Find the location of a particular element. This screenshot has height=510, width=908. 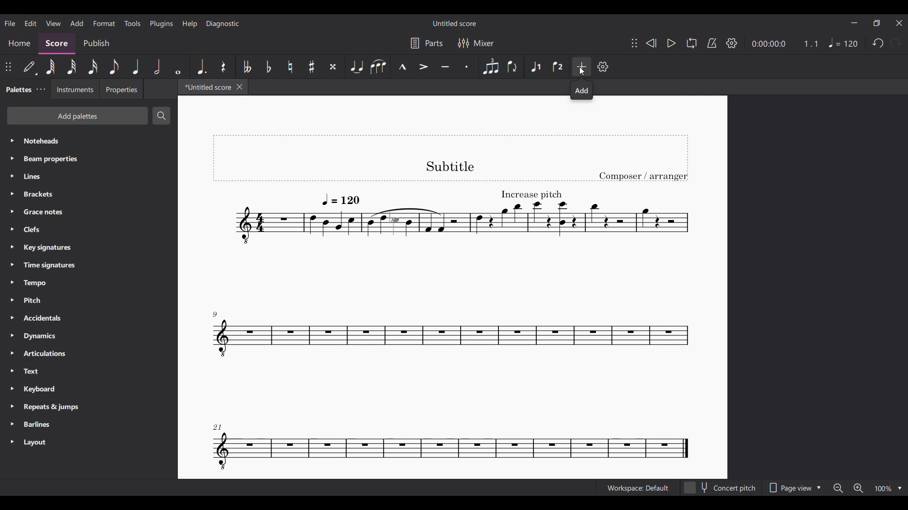

Key signatures is located at coordinates (89, 247).